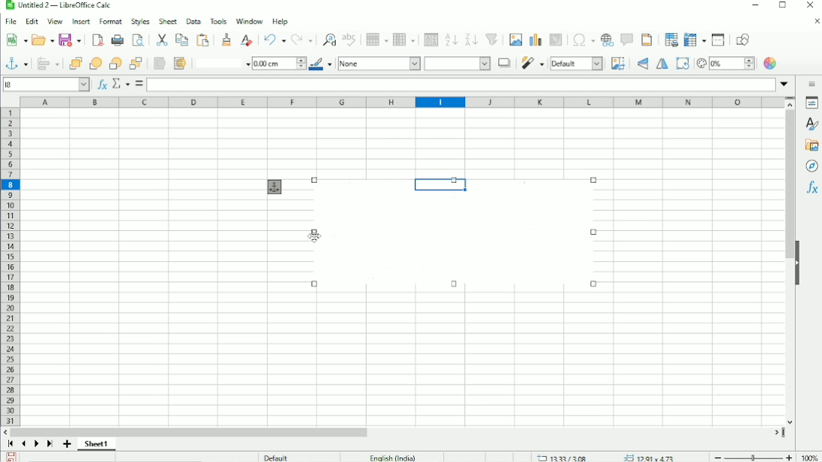  Describe the element at coordinates (274, 40) in the screenshot. I see `Undo` at that location.